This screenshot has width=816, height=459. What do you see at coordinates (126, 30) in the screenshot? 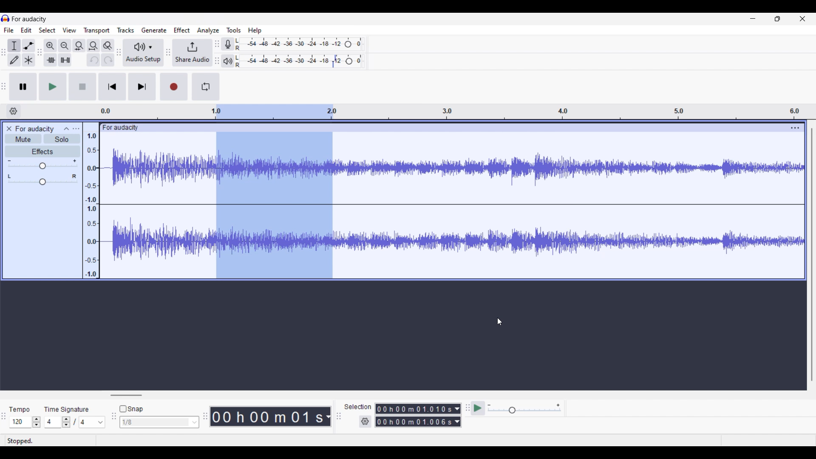
I see `Tracks menu` at bounding box center [126, 30].